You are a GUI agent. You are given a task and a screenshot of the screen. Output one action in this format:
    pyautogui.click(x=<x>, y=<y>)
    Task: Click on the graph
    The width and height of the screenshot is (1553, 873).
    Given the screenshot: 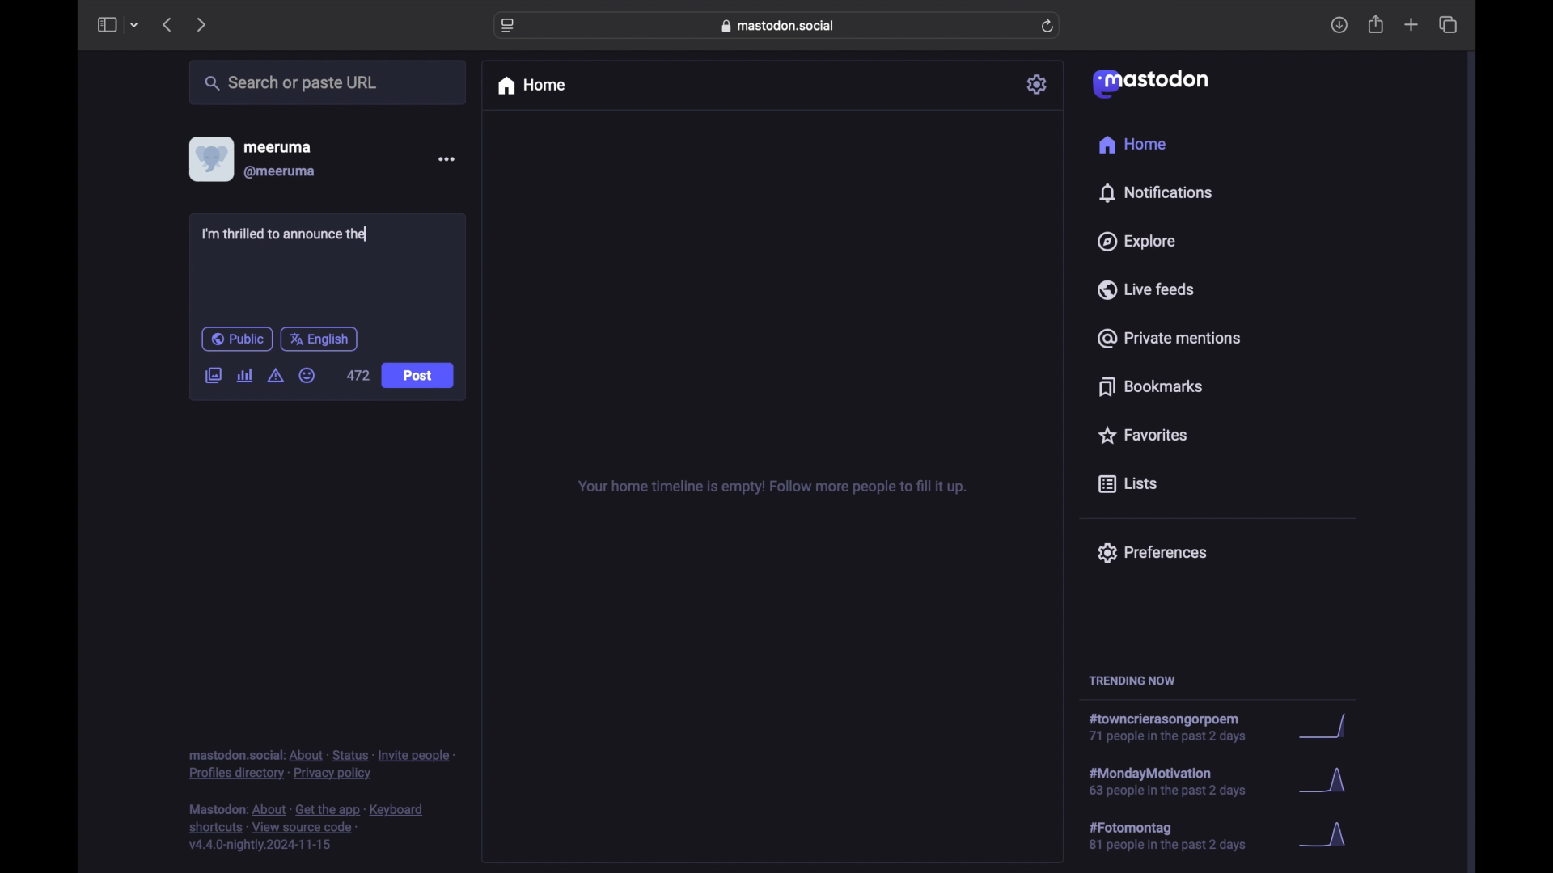 What is the action you would take?
    pyautogui.click(x=1329, y=727)
    